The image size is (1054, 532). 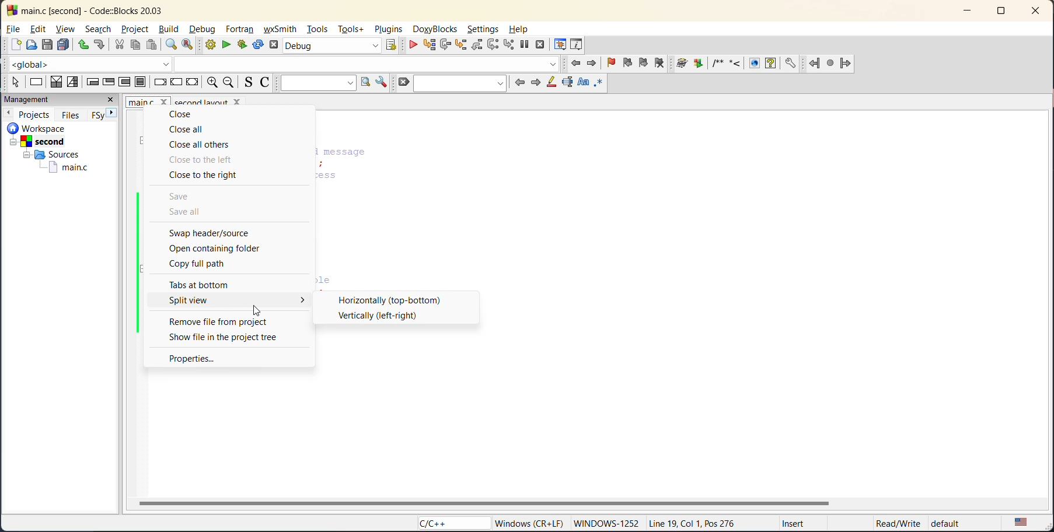 What do you see at coordinates (225, 337) in the screenshot?
I see `show file in the project tree` at bounding box center [225, 337].